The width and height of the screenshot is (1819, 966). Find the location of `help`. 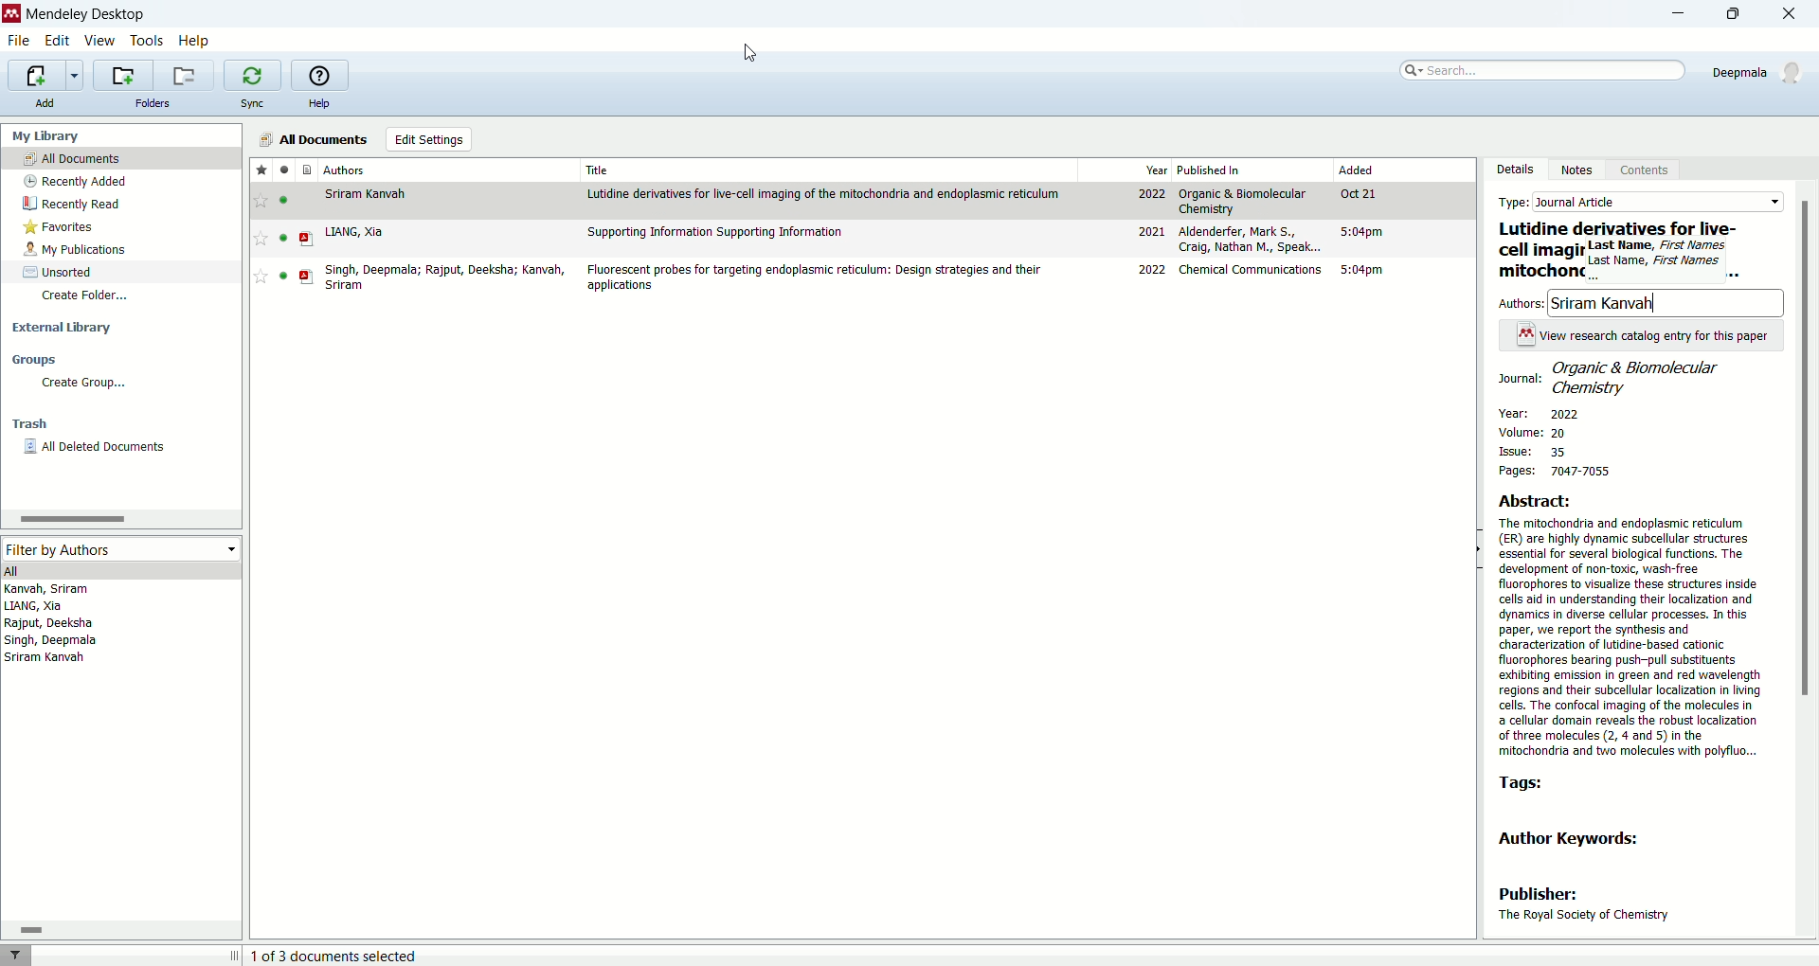

help is located at coordinates (319, 103).